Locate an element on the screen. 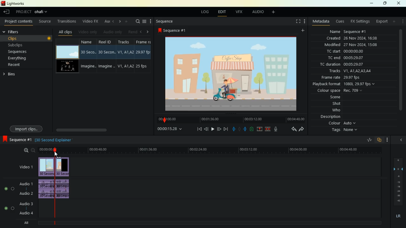  back is located at coordinates (7, 12).